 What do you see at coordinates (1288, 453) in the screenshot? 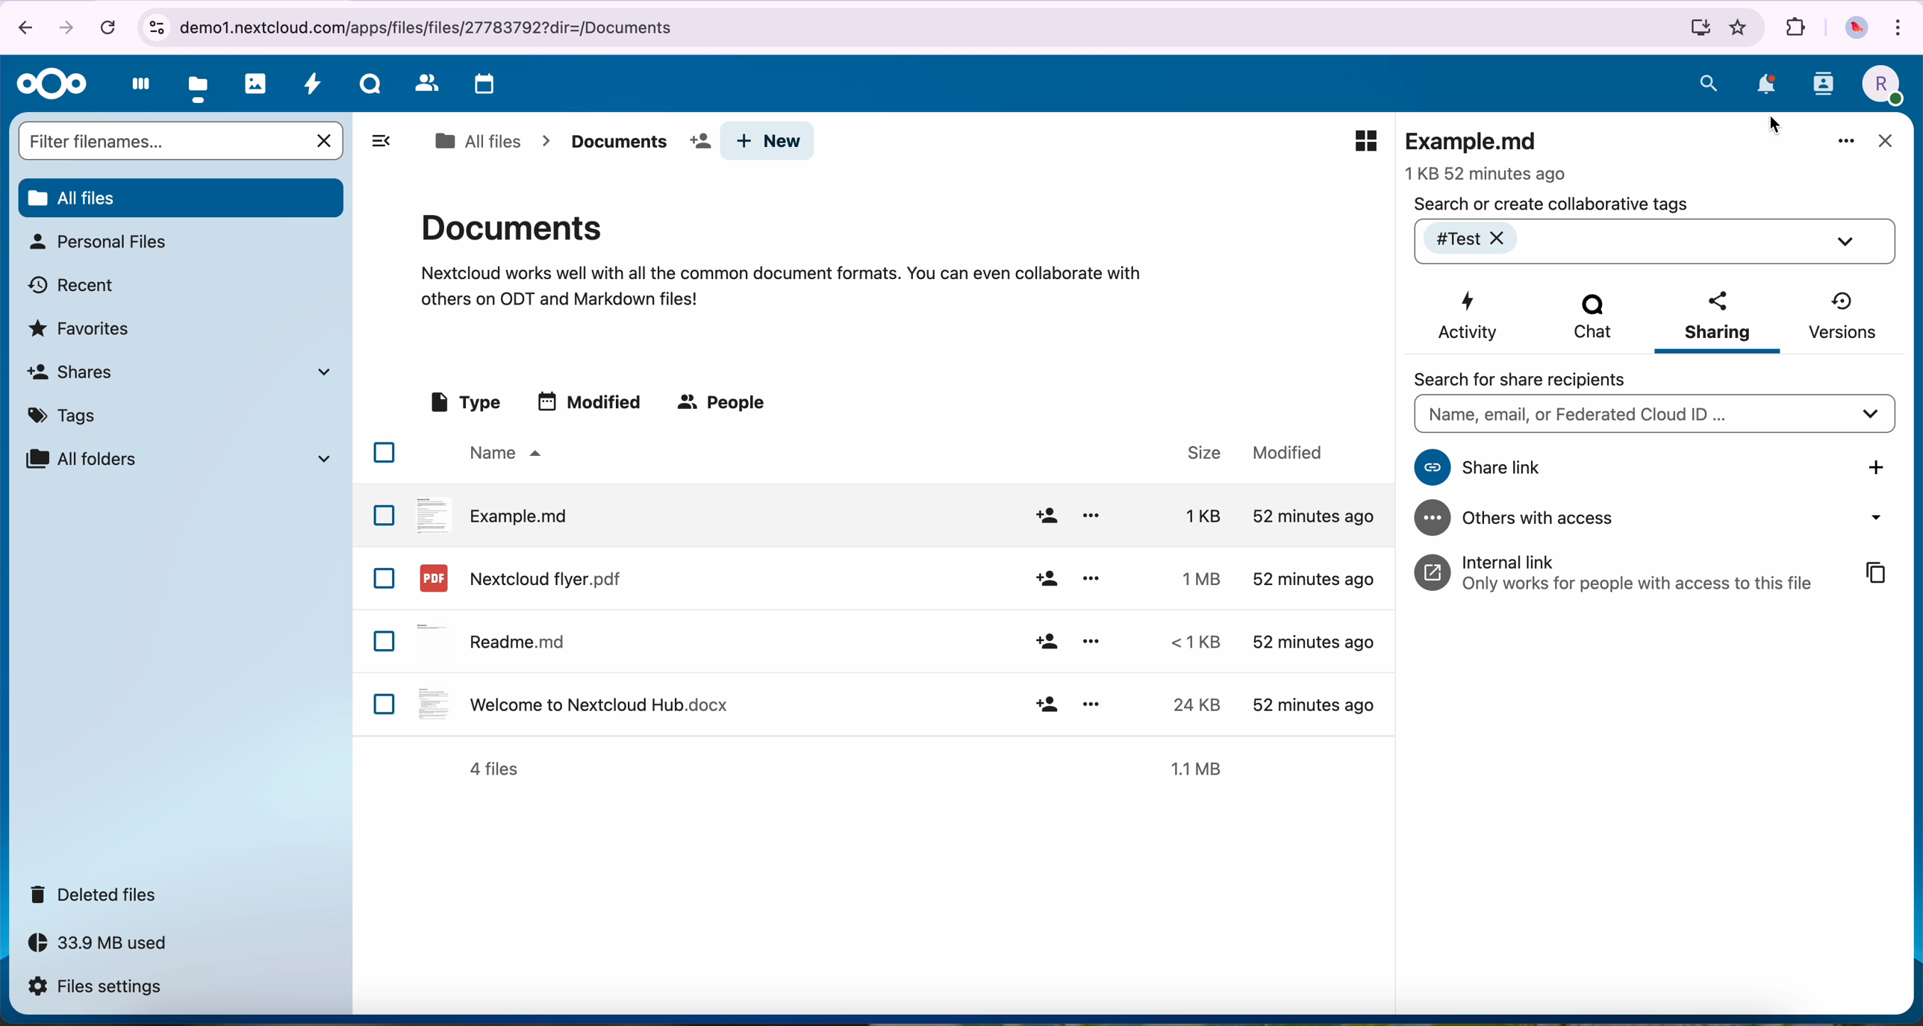
I see `modified` at bounding box center [1288, 453].